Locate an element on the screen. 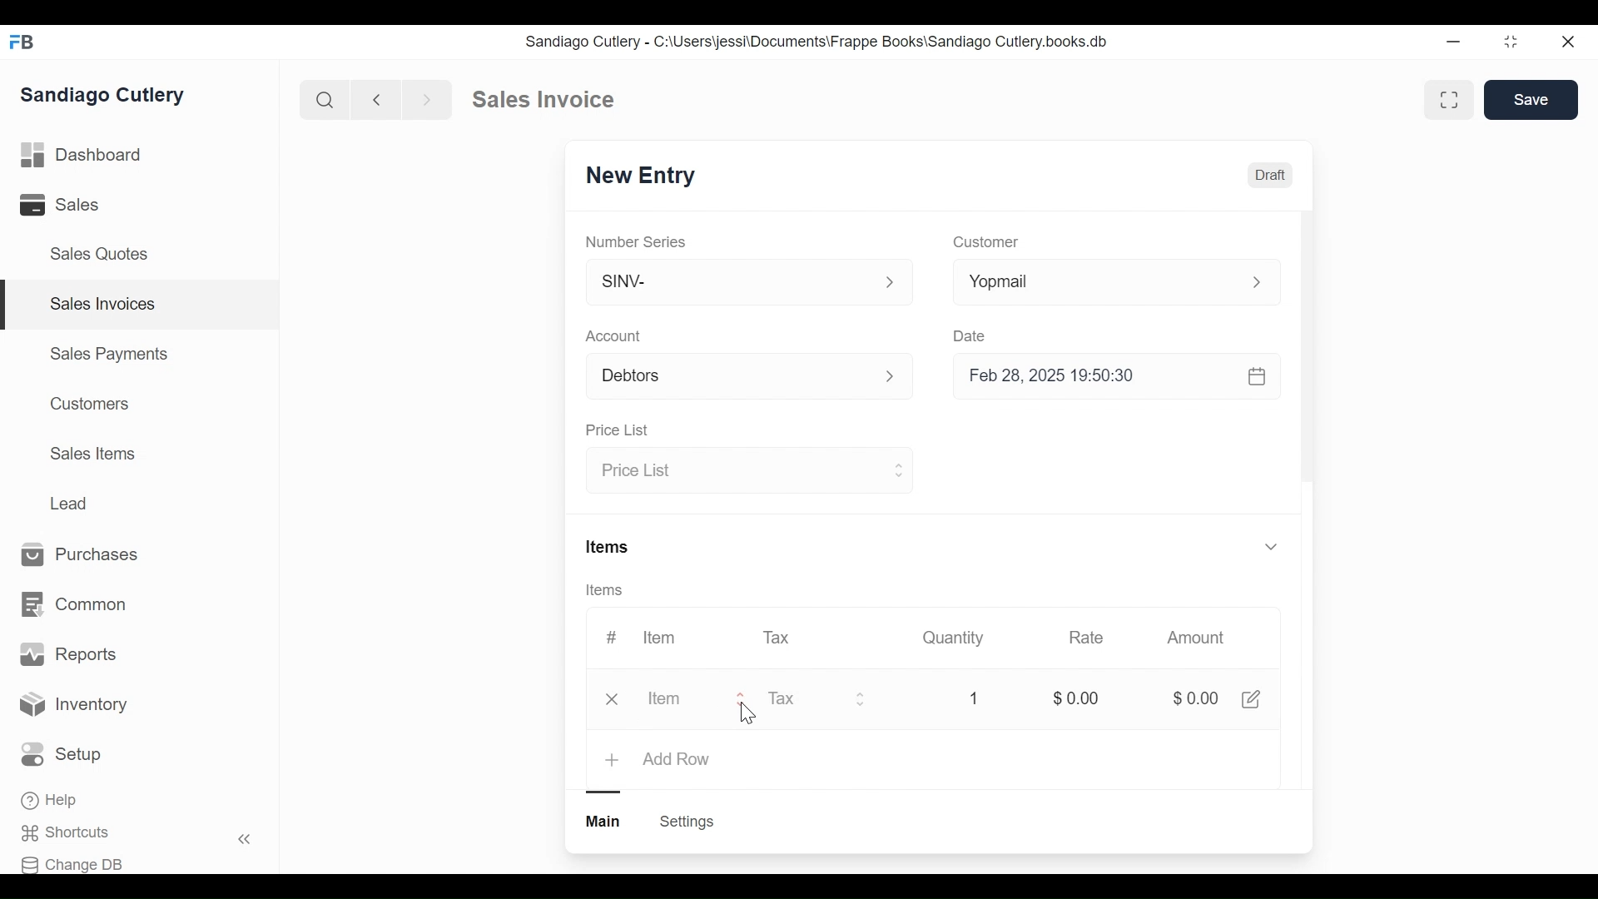 Image resolution: width=1598 pixels, height=899 pixels. Item  is located at coordinates (674, 700).